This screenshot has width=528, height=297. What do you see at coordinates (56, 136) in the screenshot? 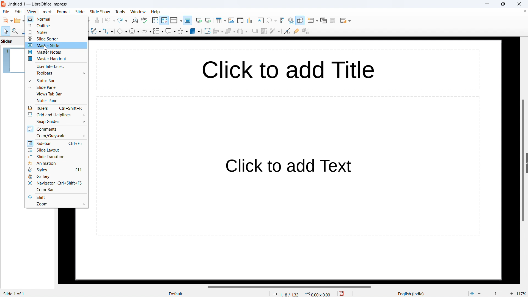
I see `color/grayscale` at bounding box center [56, 136].